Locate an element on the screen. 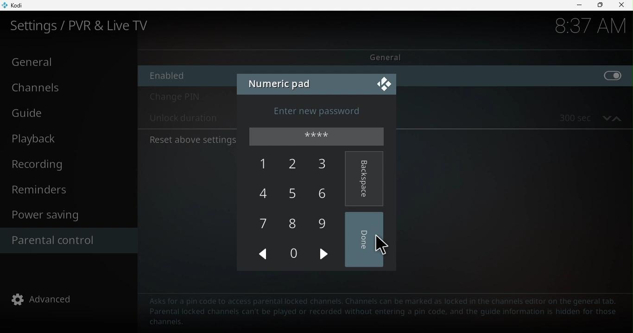 This screenshot has width=633, height=333. Unlock duration is located at coordinates (183, 119).